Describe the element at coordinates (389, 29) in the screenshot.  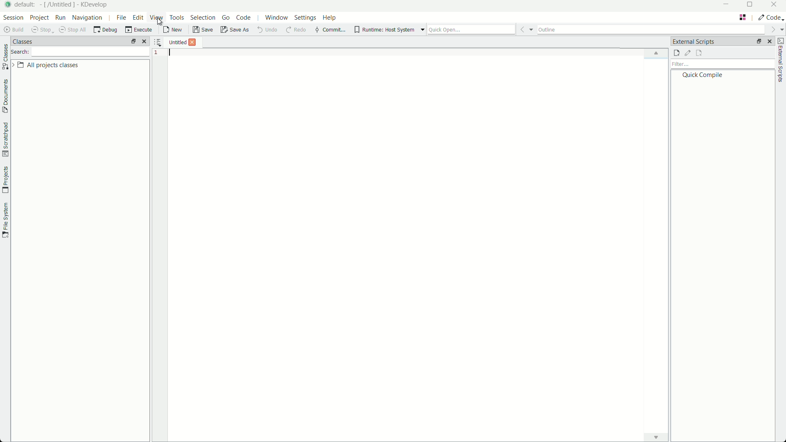
I see `runtime host system` at that location.